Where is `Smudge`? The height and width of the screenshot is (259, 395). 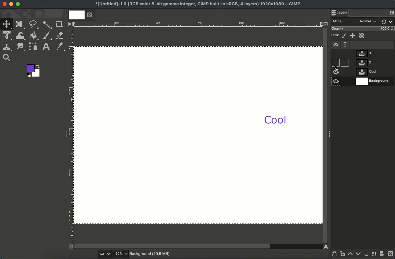
Smudge is located at coordinates (20, 47).